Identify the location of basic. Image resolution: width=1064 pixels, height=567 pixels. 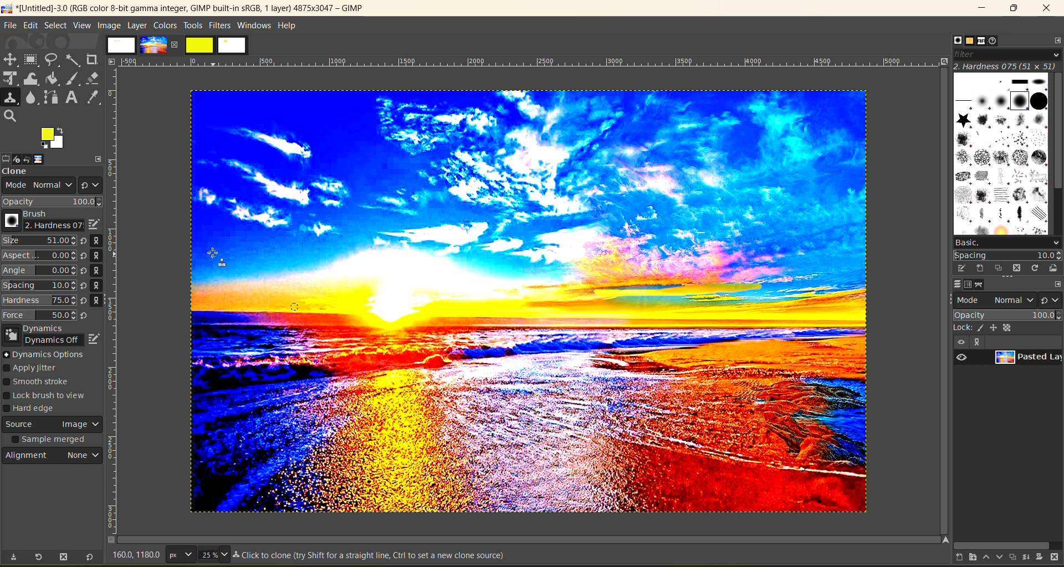
(1006, 242).